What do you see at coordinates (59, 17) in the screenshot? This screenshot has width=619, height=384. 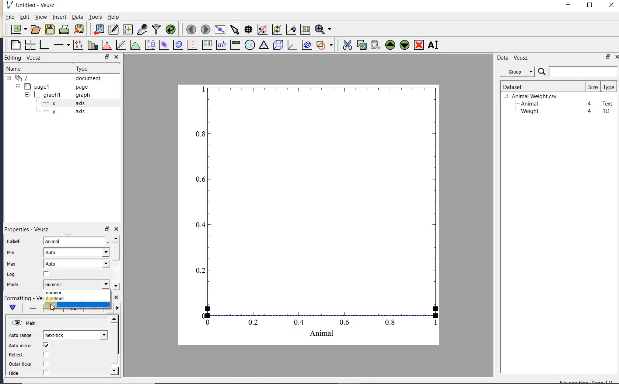 I see `insert` at bounding box center [59, 17].